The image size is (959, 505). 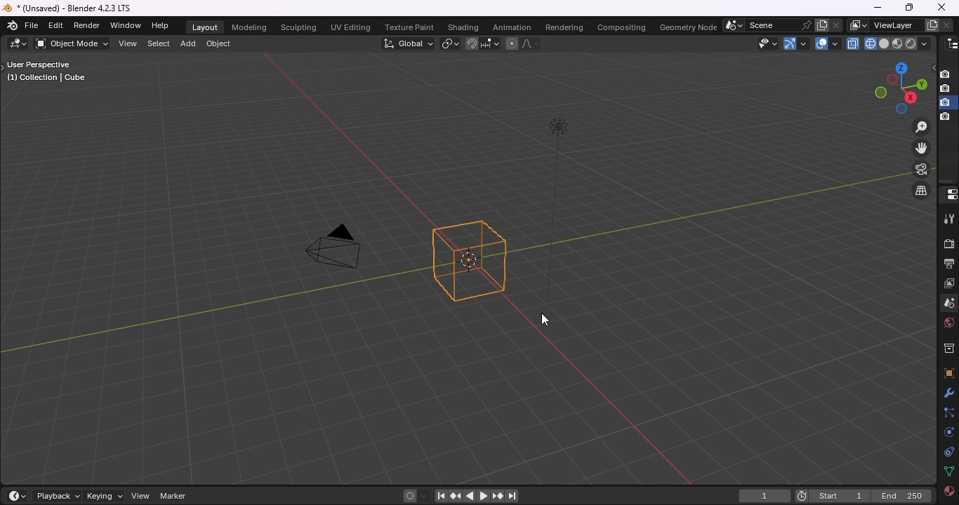 I want to click on zoom in-out, so click(x=920, y=127).